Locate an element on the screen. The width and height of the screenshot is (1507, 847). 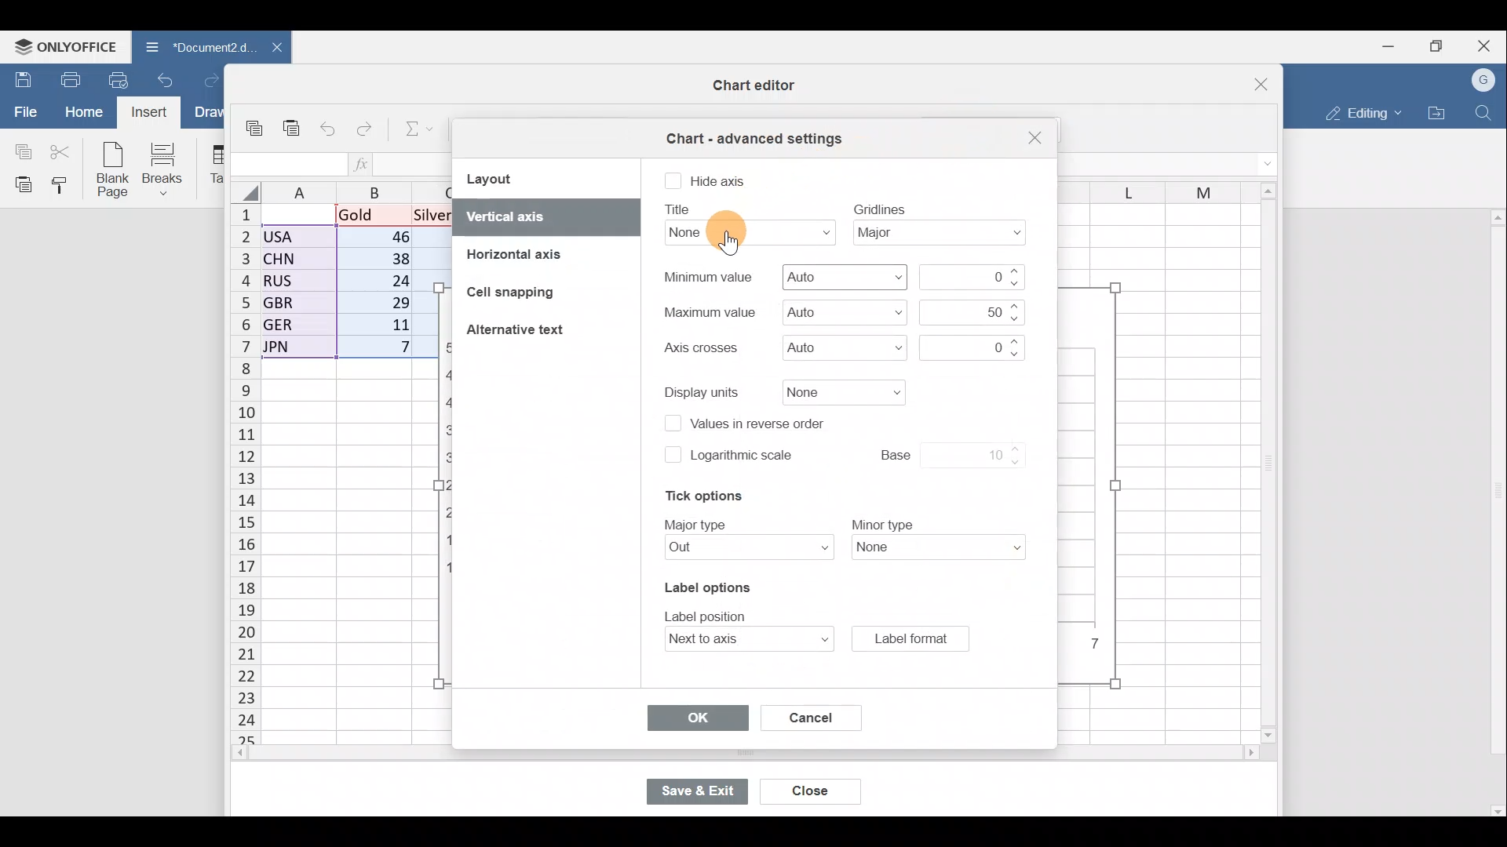
Display units is located at coordinates (840, 393).